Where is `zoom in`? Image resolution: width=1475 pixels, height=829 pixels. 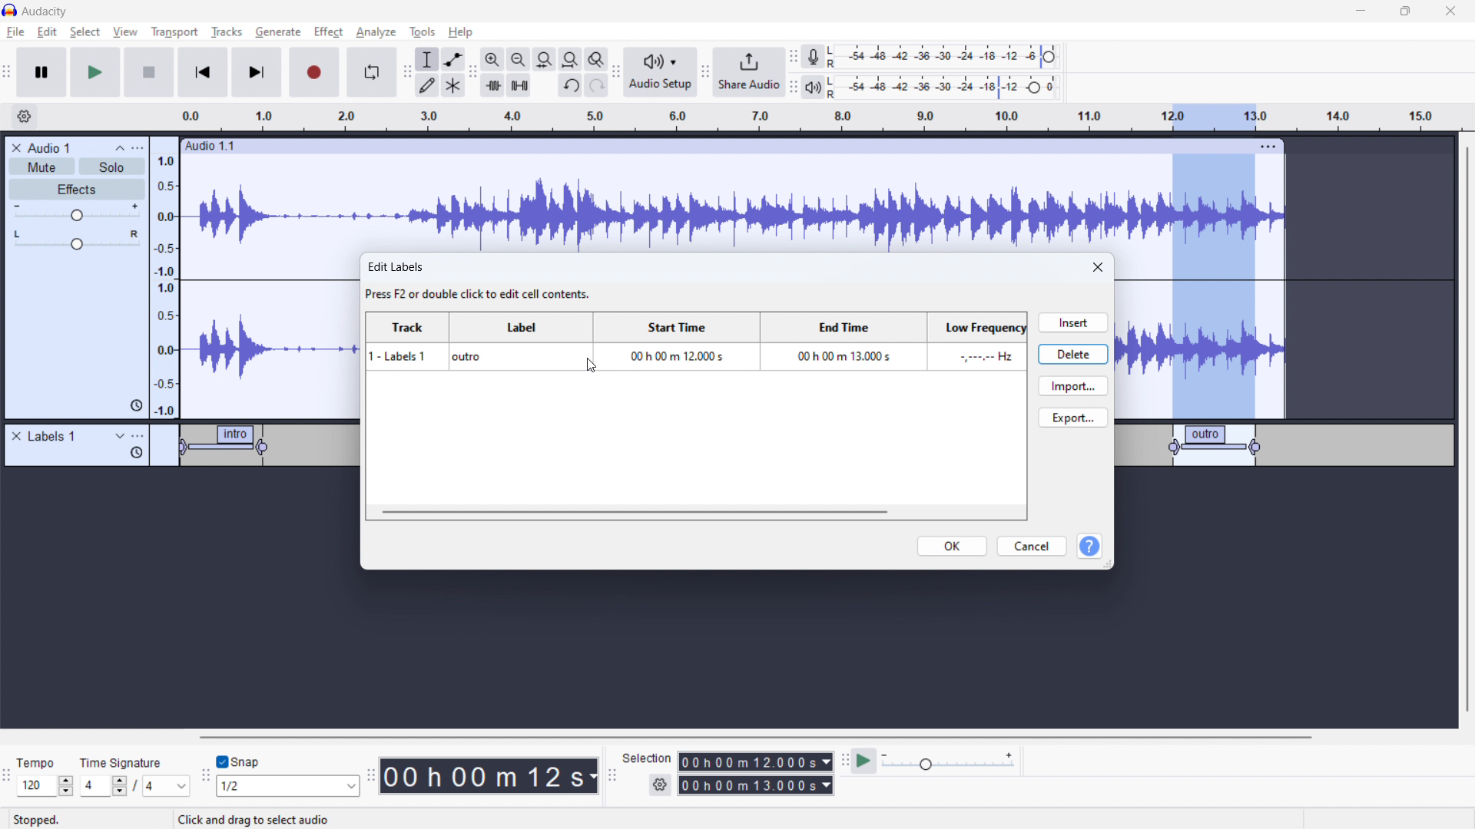
zoom in is located at coordinates (492, 59).